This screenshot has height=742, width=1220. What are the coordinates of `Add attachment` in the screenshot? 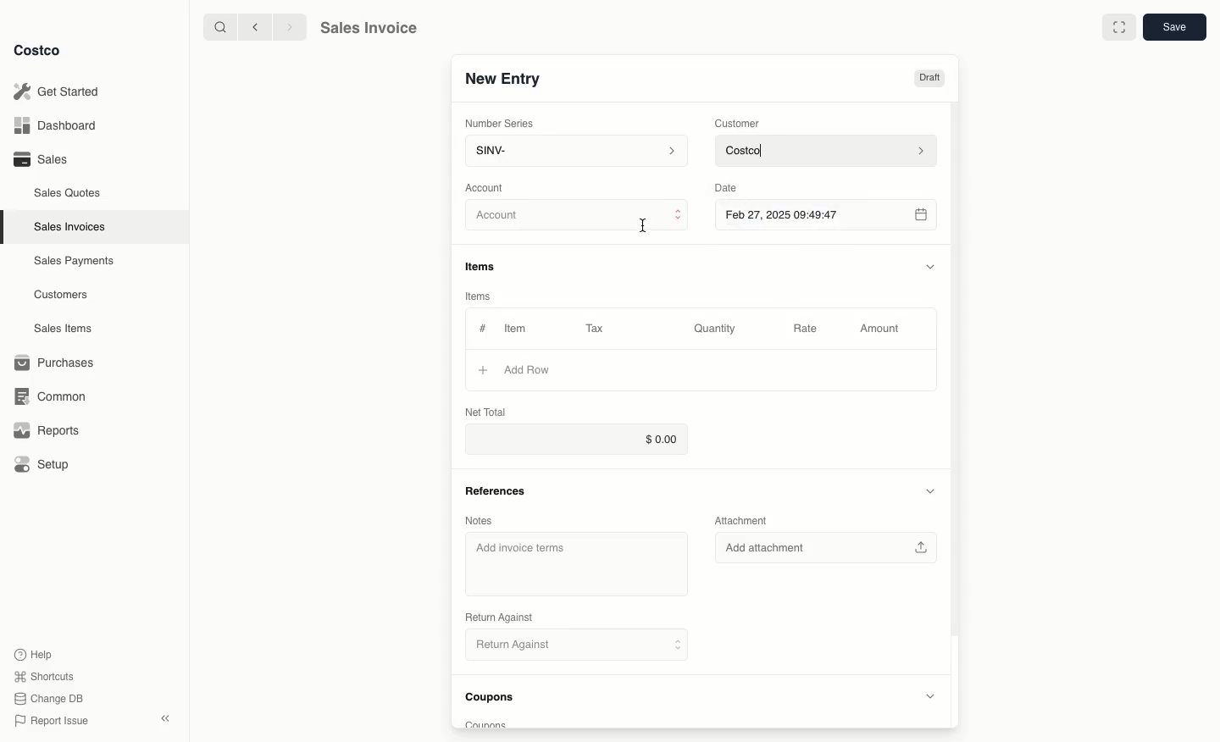 It's located at (830, 548).